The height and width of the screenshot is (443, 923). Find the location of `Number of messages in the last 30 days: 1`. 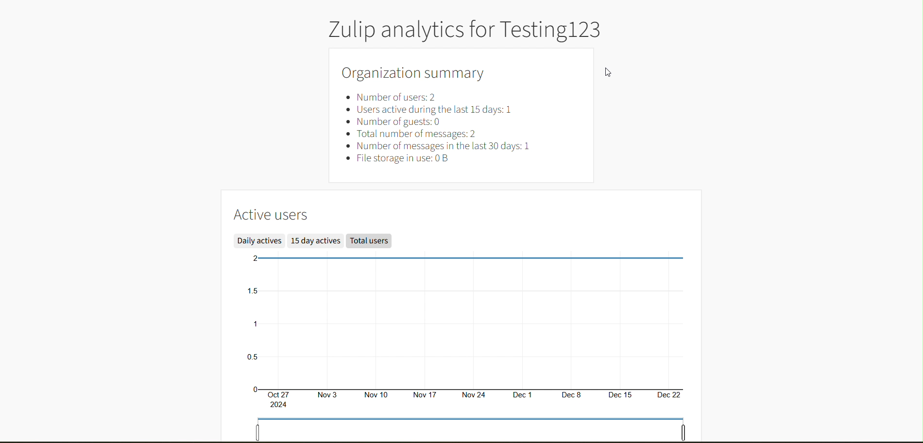

Number of messages in the last 30 days: 1 is located at coordinates (435, 146).